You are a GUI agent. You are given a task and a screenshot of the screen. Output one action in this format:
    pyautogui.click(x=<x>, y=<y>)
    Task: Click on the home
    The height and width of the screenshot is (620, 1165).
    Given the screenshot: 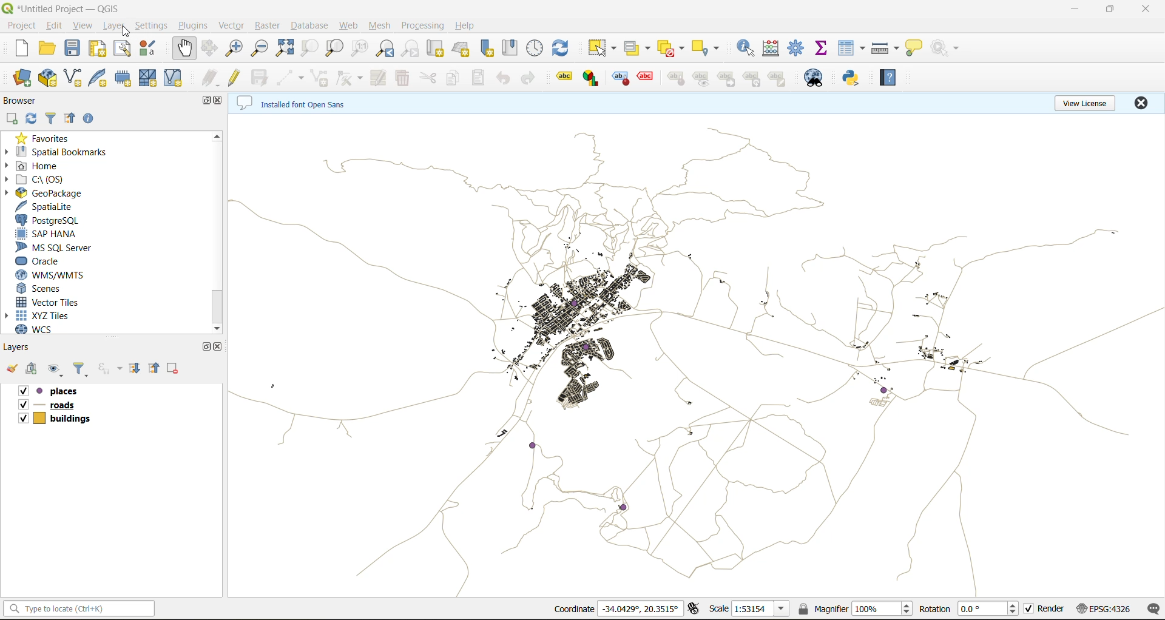 What is the action you would take?
    pyautogui.click(x=38, y=168)
    